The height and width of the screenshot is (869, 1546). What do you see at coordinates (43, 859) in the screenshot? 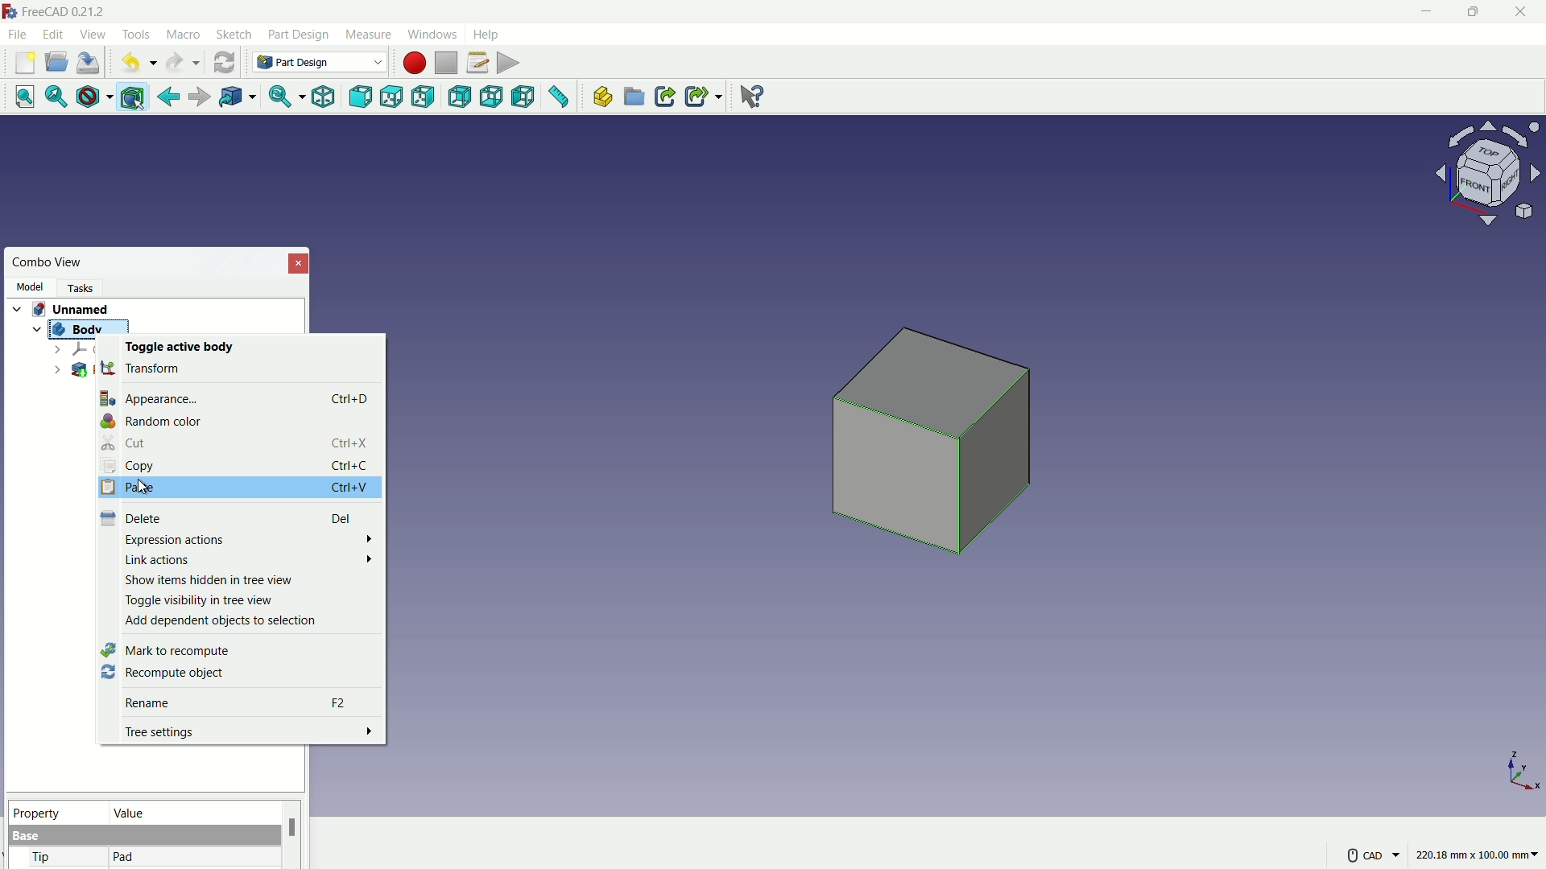
I see `tip` at bounding box center [43, 859].